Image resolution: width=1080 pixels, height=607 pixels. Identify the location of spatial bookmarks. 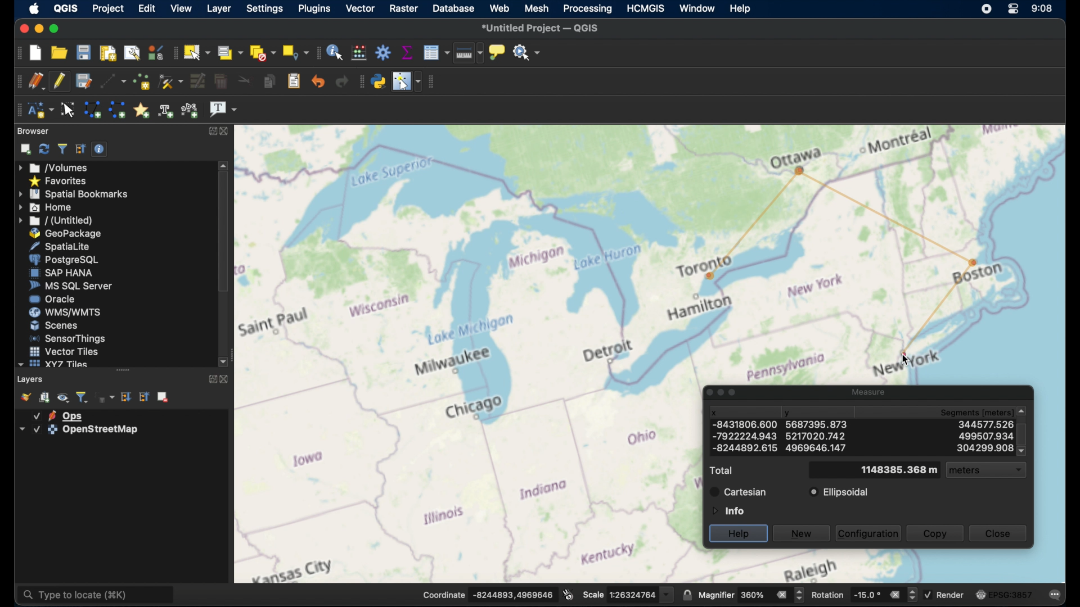
(74, 193).